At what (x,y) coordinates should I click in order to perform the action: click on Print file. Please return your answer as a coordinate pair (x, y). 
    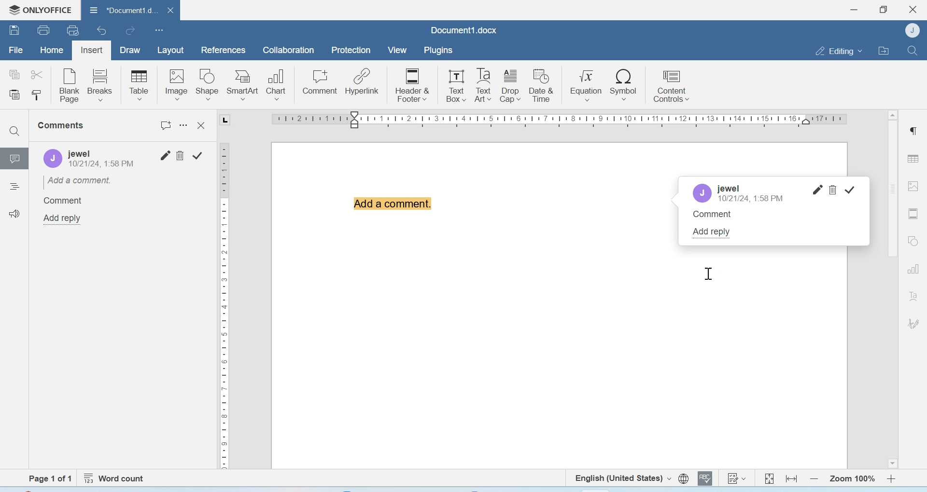
    Looking at the image, I should click on (45, 30).